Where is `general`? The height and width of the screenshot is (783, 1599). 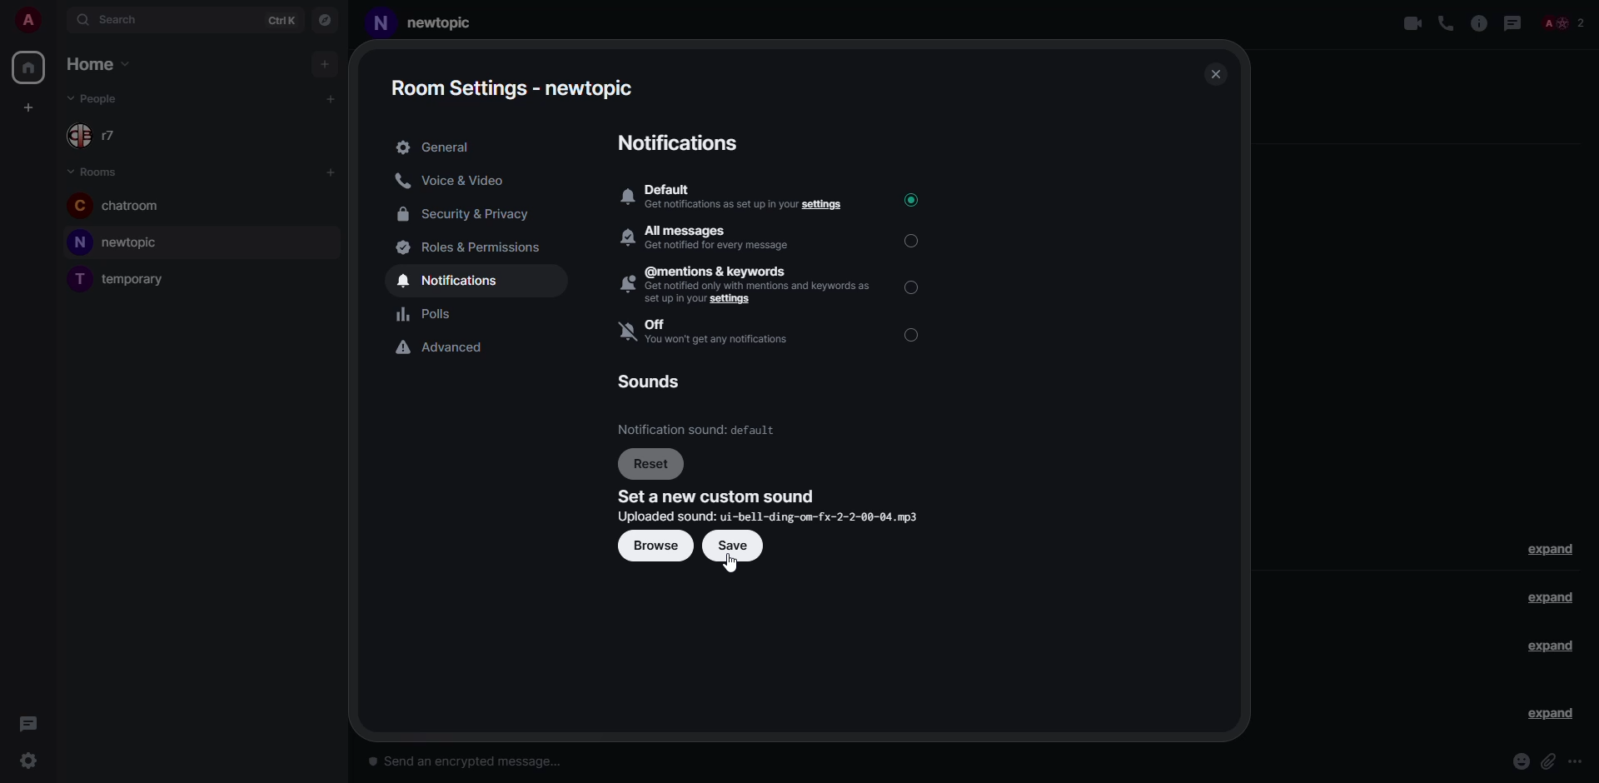
general is located at coordinates (437, 147).